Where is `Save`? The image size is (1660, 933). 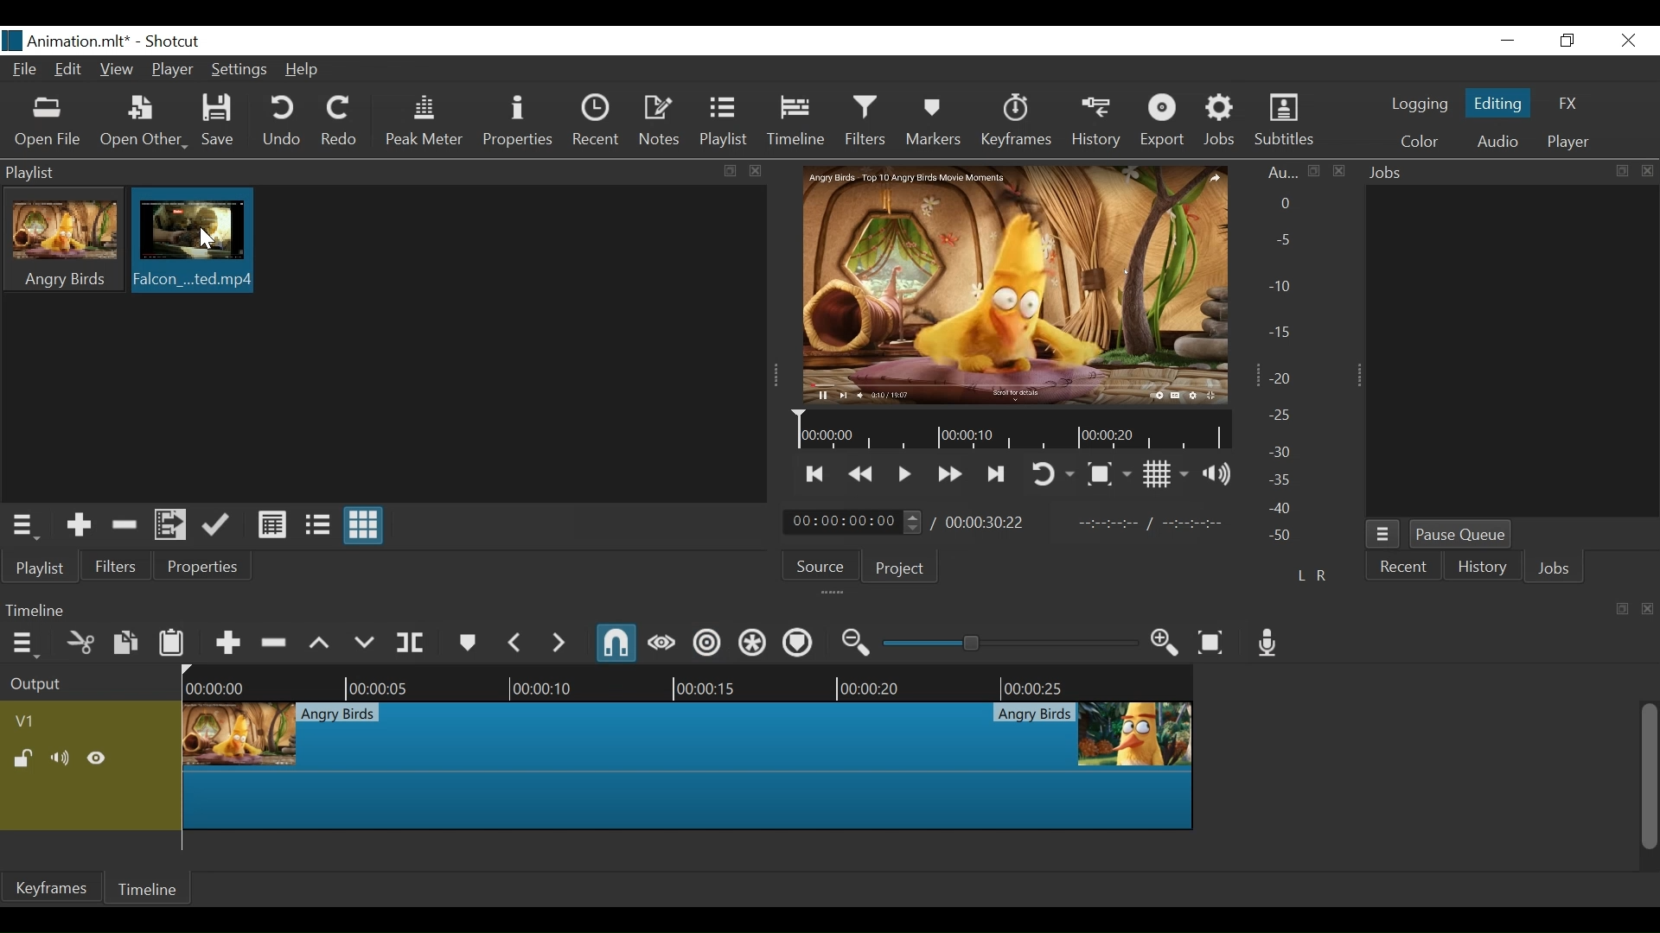
Save is located at coordinates (220, 121).